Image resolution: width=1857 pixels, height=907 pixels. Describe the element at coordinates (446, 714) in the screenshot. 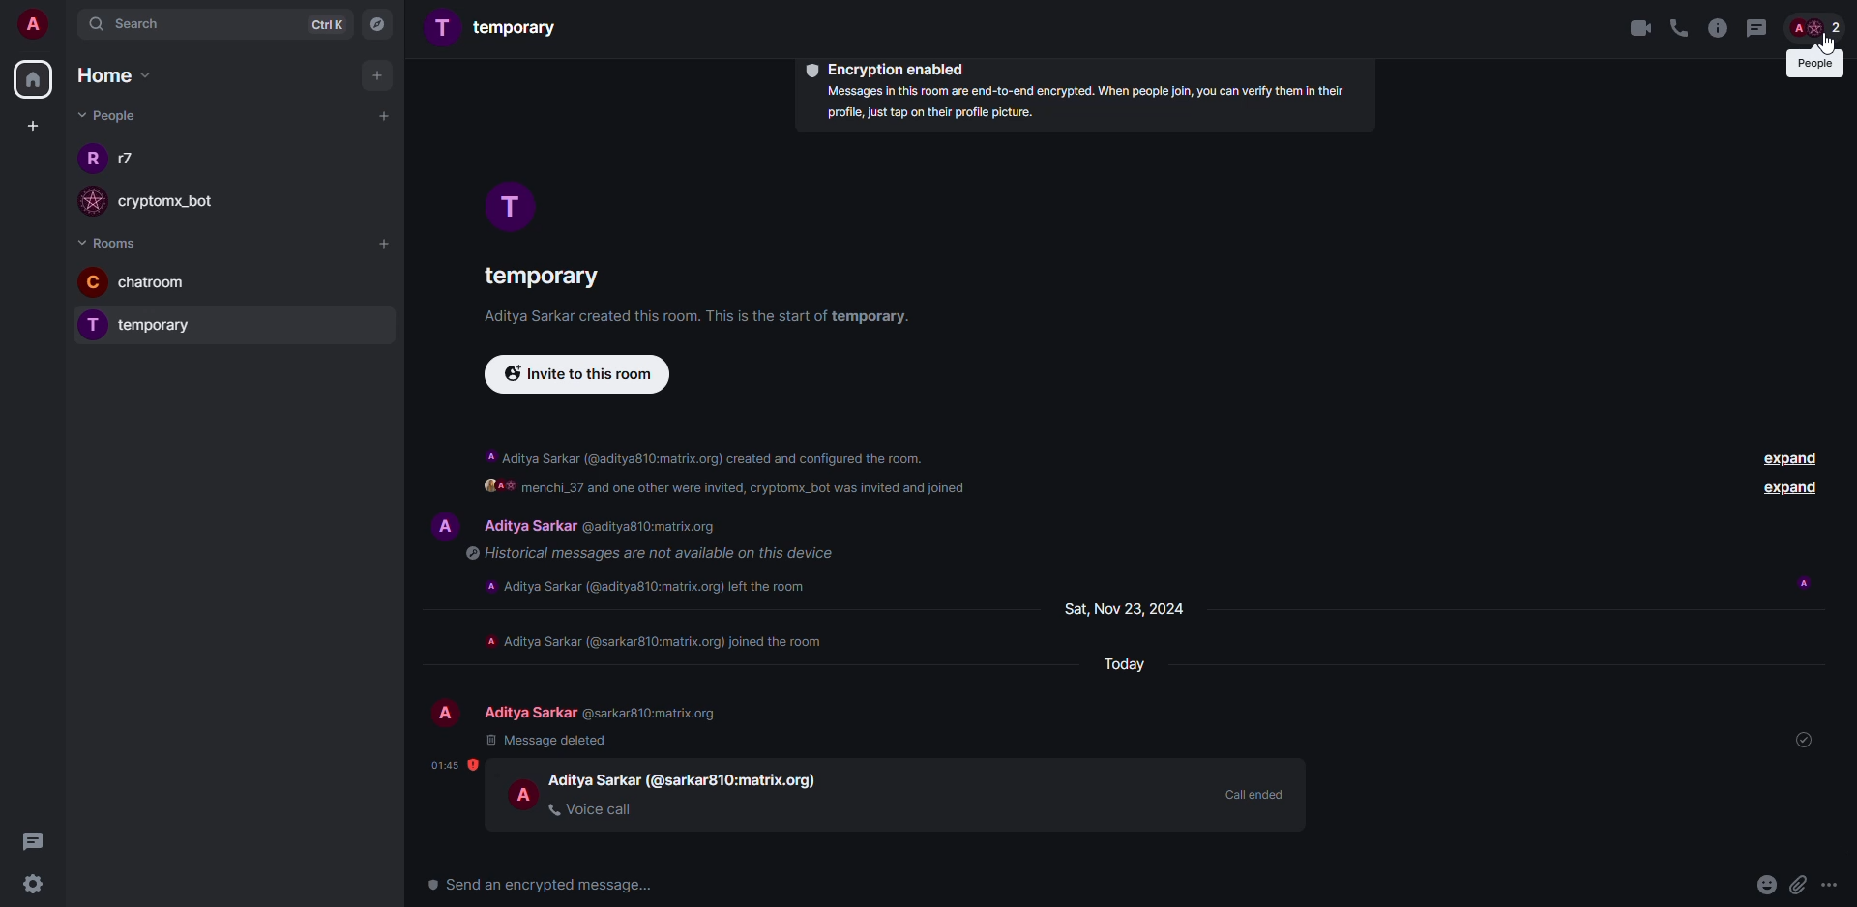

I see `profile` at that location.